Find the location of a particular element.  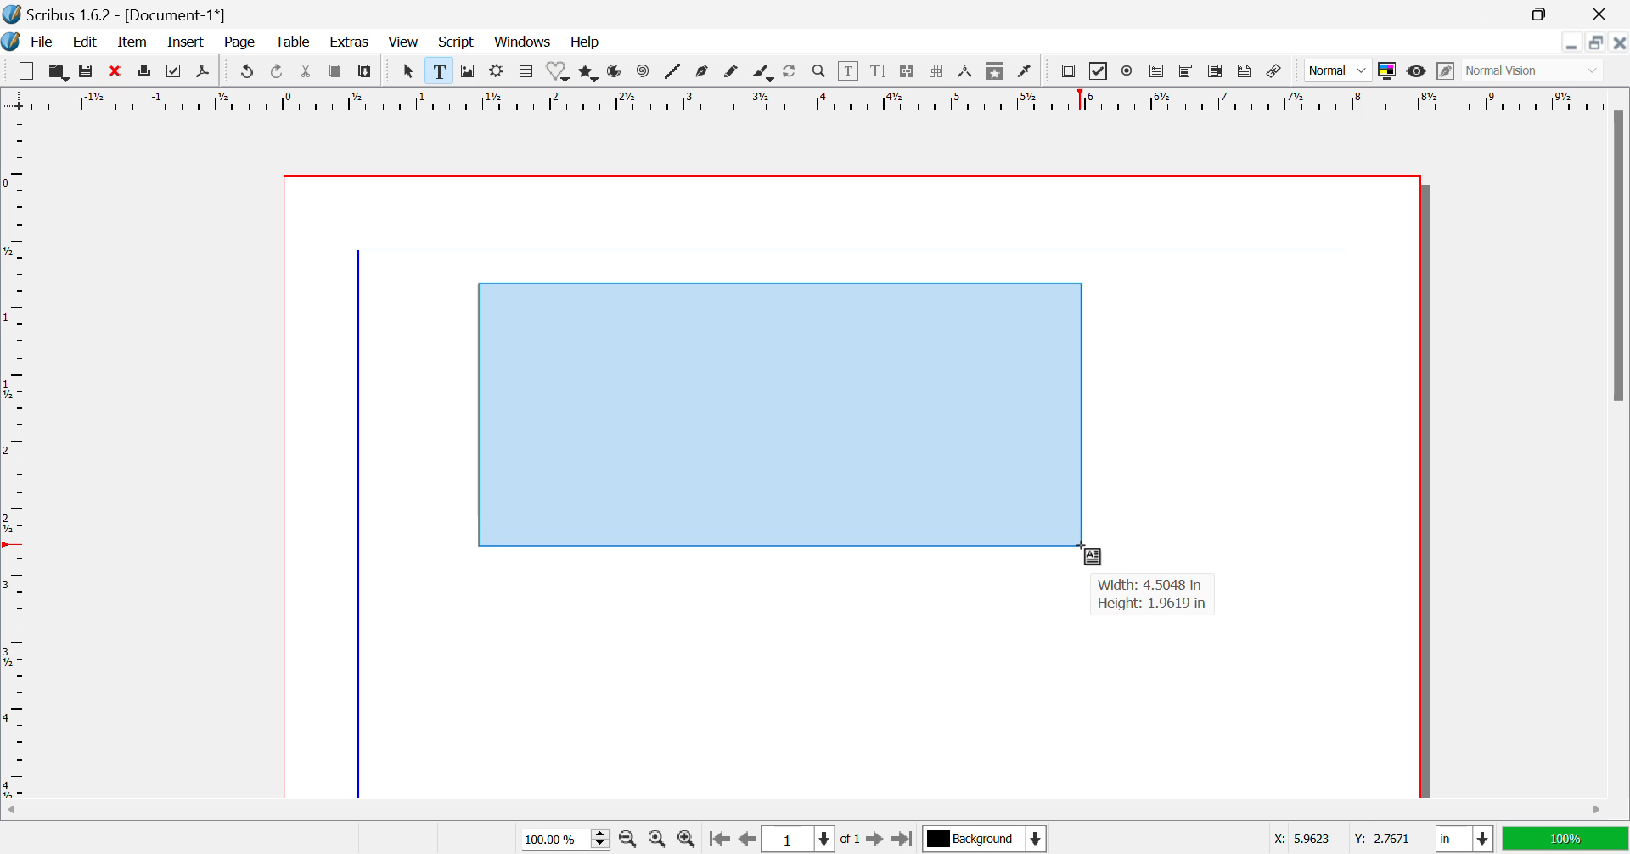

PDF checkbox is located at coordinates (1099, 70).